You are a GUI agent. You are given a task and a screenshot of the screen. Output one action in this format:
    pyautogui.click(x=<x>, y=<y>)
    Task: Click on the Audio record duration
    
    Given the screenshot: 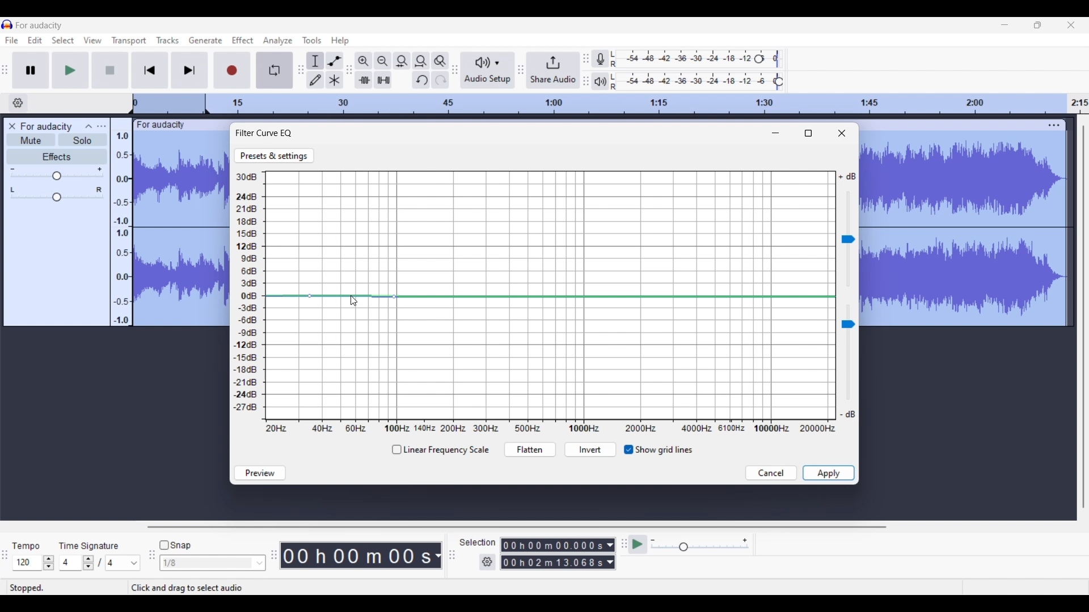 What is the action you would take?
    pyautogui.click(x=438, y=556)
    